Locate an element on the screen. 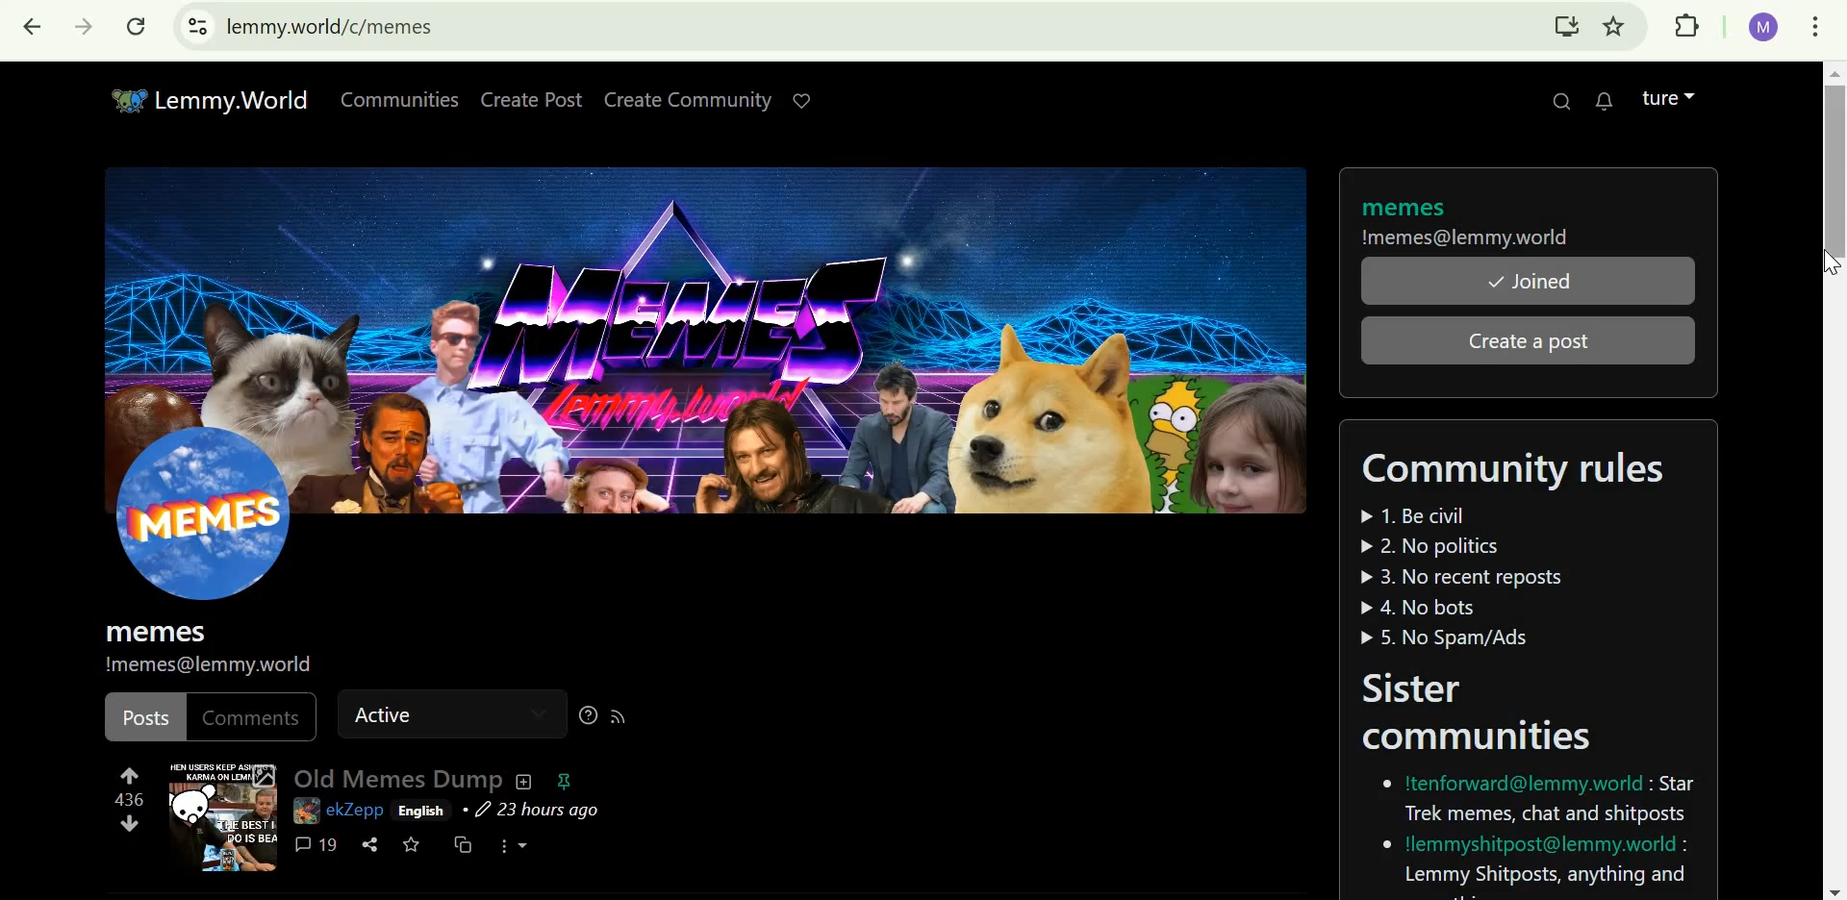 This screenshot has height=900, width=1847. Sister communities is located at coordinates (1528, 782).